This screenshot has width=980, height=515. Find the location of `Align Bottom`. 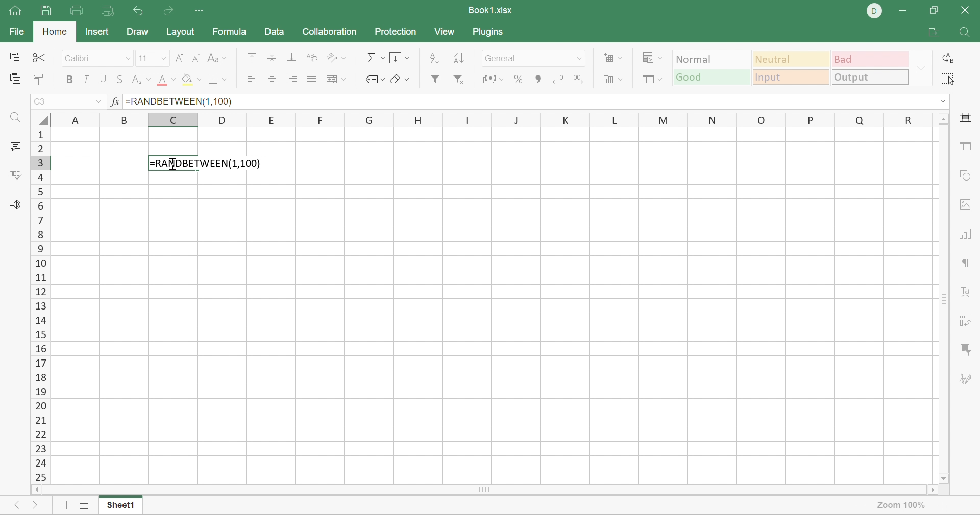

Align Bottom is located at coordinates (290, 58).